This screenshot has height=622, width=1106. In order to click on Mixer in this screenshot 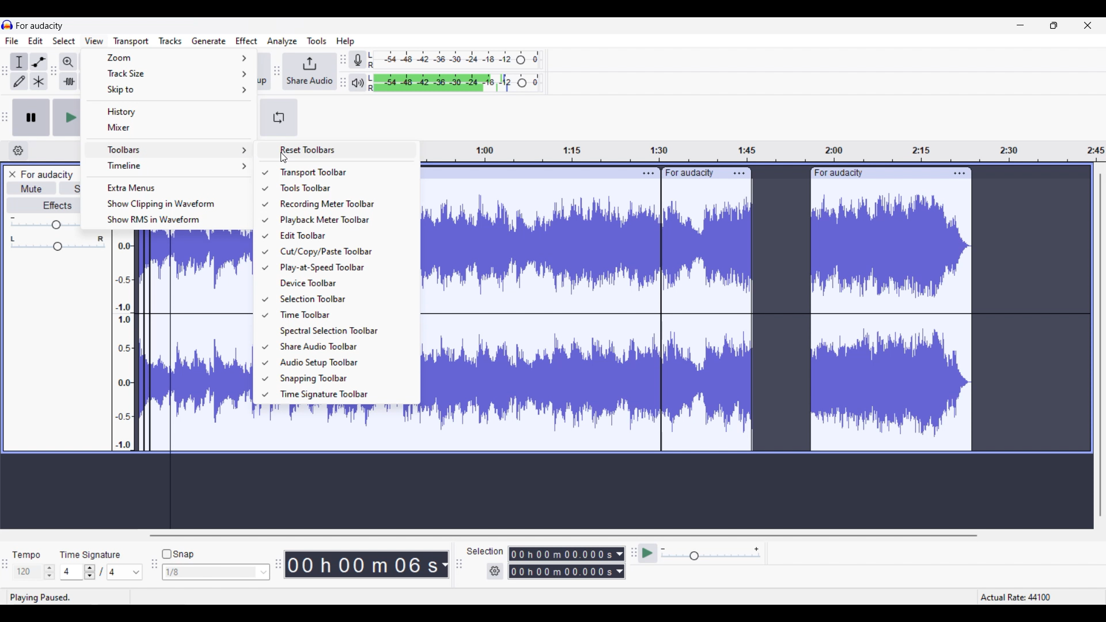, I will do `click(171, 127)`.